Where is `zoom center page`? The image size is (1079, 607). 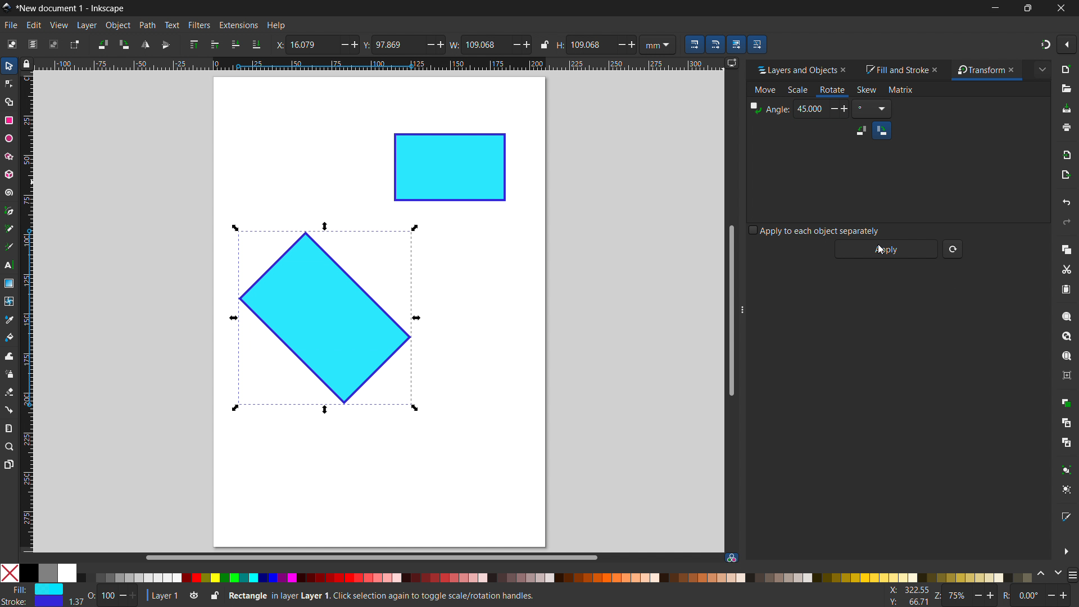 zoom center page is located at coordinates (1067, 375).